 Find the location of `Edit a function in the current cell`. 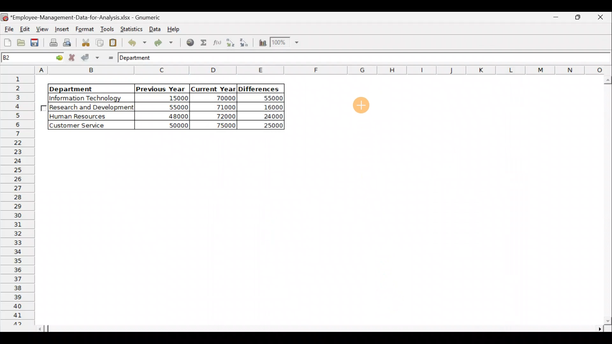

Edit a function in the current cell is located at coordinates (217, 42).